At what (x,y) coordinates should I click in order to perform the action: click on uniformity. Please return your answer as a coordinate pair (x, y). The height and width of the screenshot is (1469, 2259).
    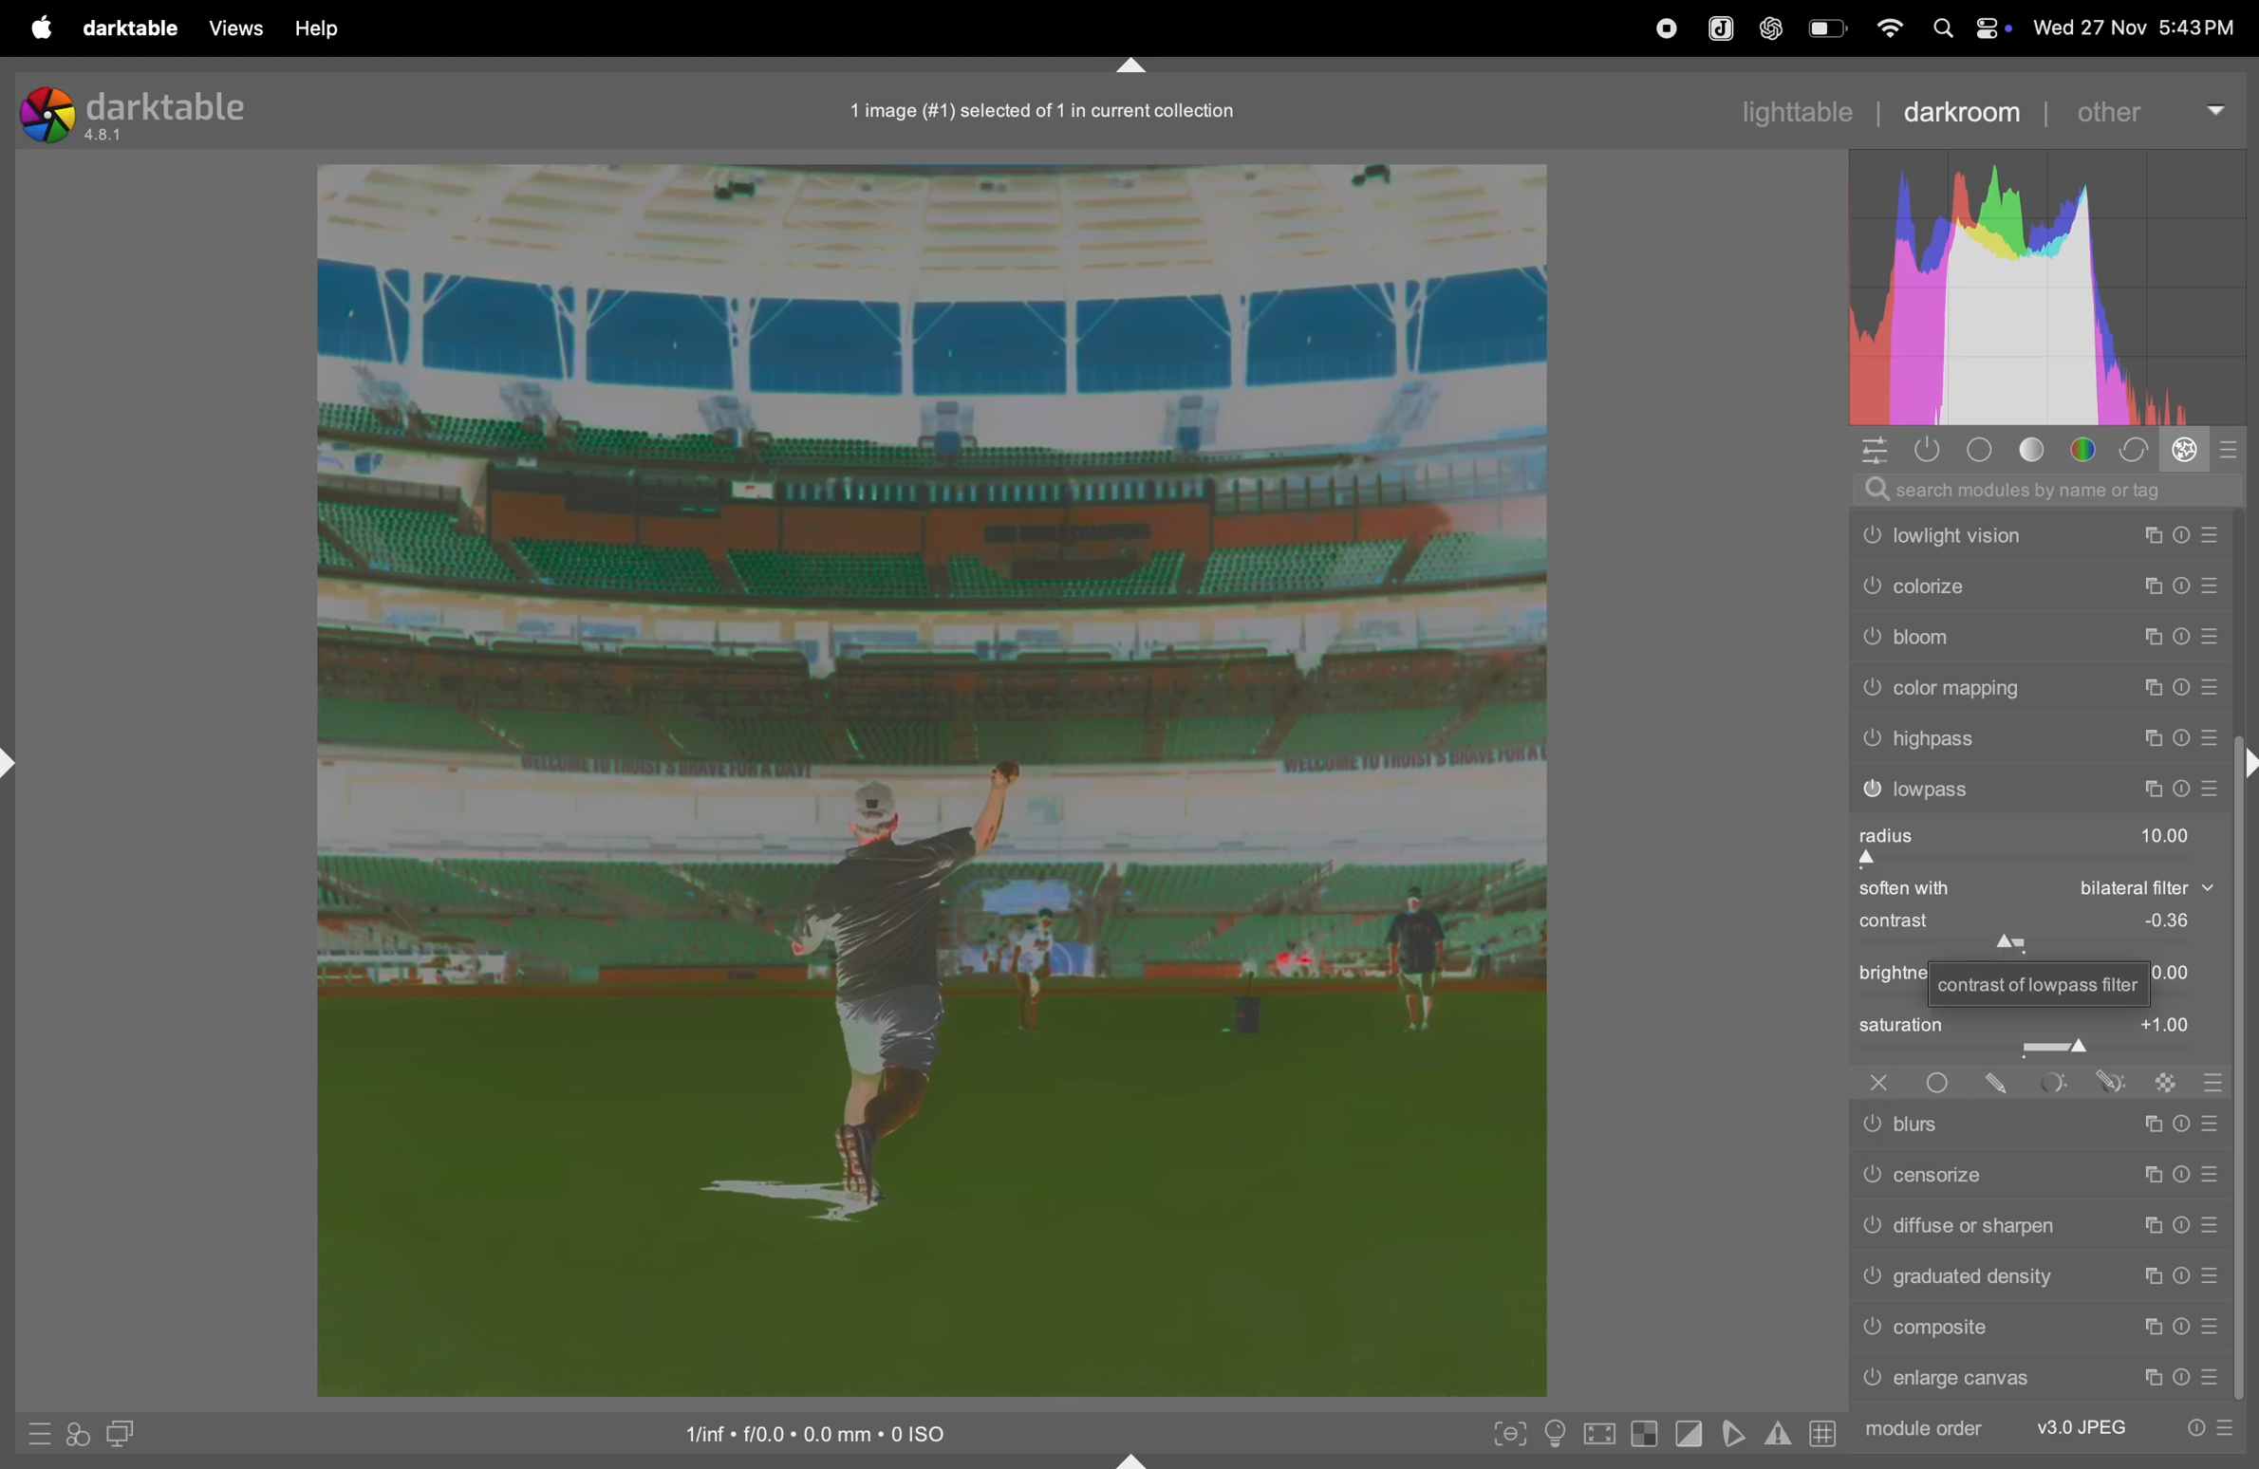
    Looking at the image, I should click on (1942, 1084).